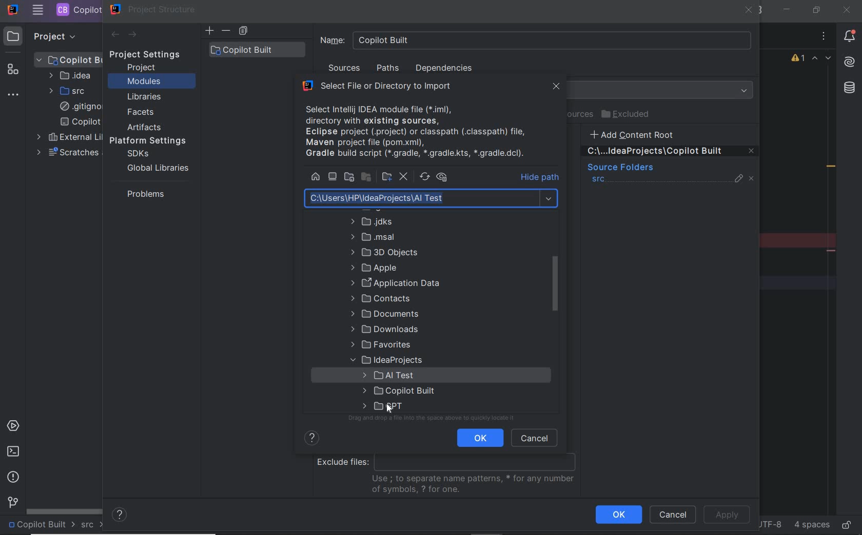  Describe the element at coordinates (137, 154) in the screenshot. I see `sdks` at that location.